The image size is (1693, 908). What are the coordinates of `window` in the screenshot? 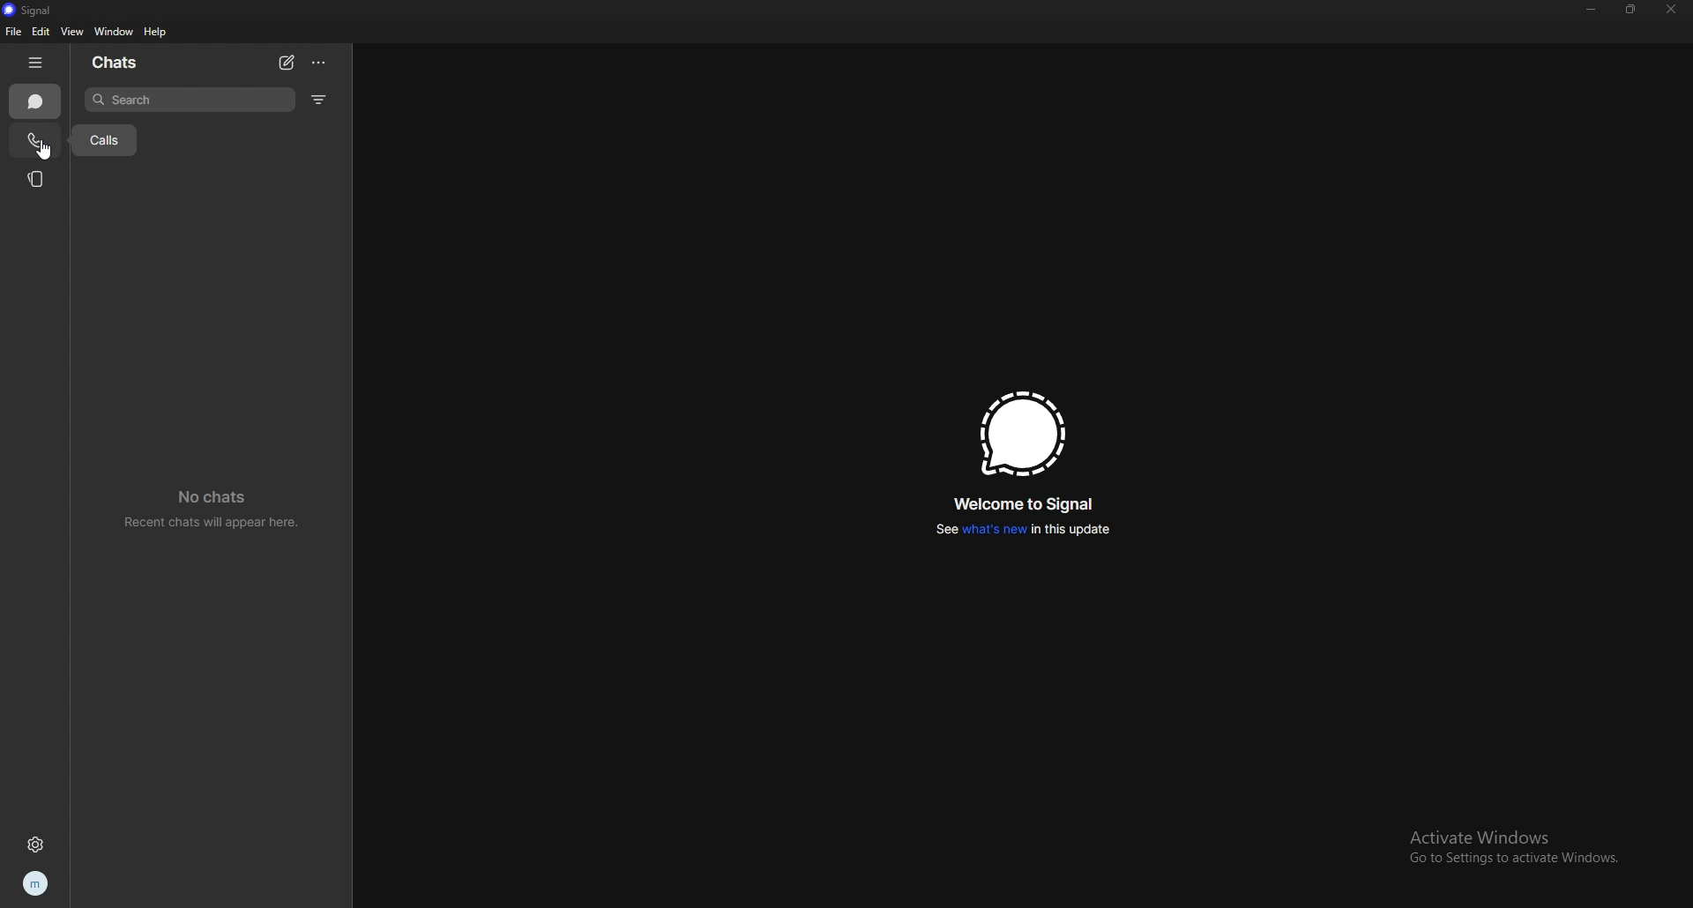 It's located at (115, 32).